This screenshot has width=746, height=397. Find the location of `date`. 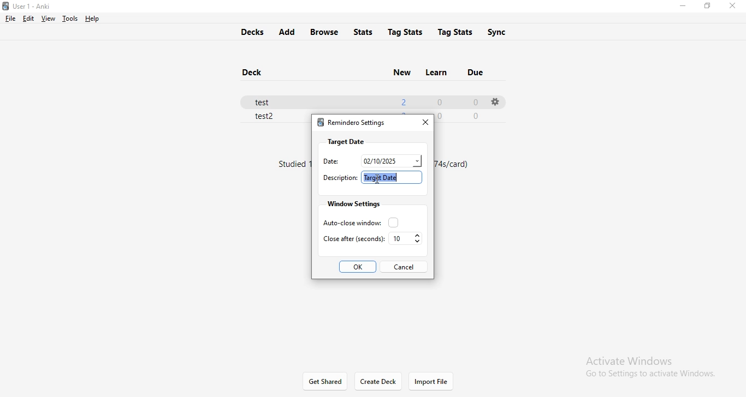

date is located at coordinates (328, 161).